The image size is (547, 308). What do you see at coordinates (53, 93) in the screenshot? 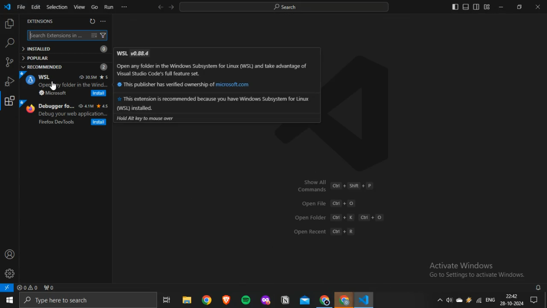
I see `Microsoft` at bounding box center [53, 93].